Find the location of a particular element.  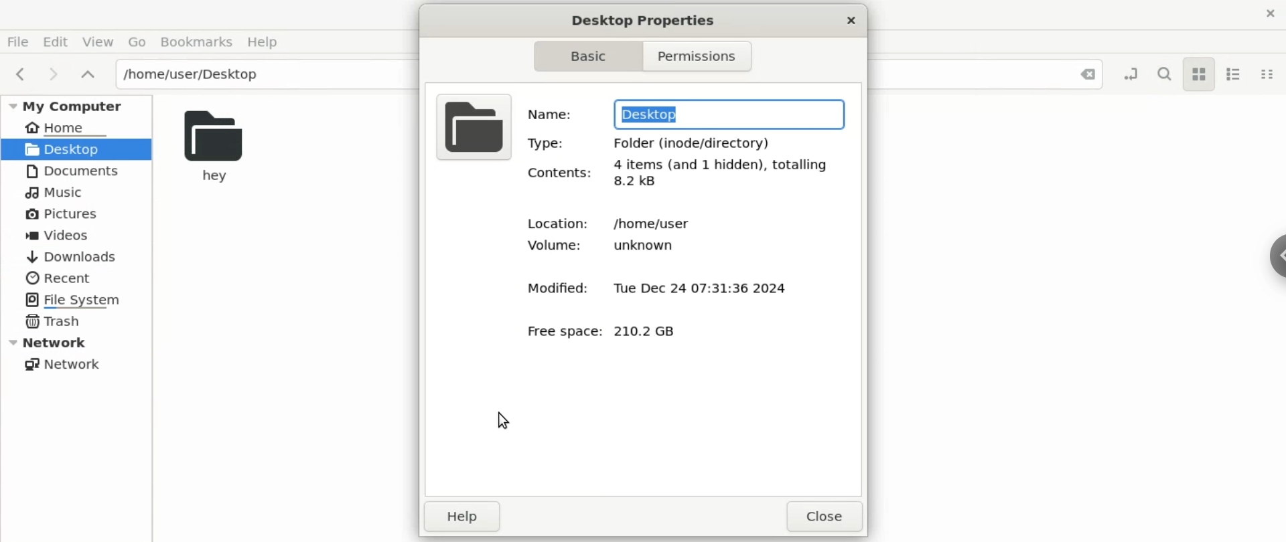

compact view is located at coordinates (1270, 75).